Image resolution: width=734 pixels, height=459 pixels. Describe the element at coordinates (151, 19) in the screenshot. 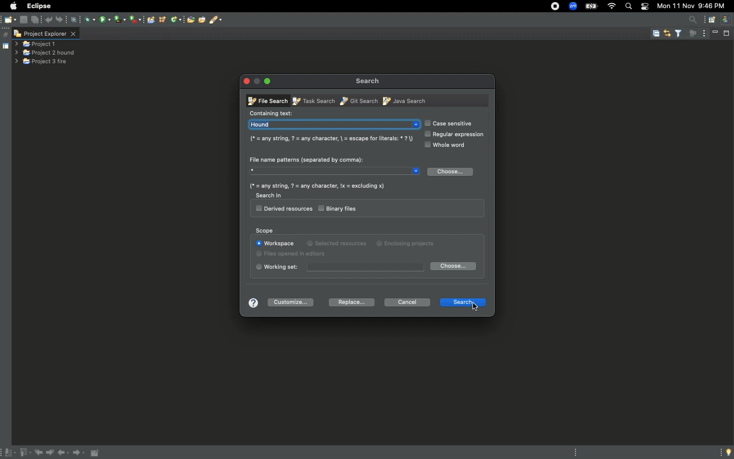

I see `open console` at that location.